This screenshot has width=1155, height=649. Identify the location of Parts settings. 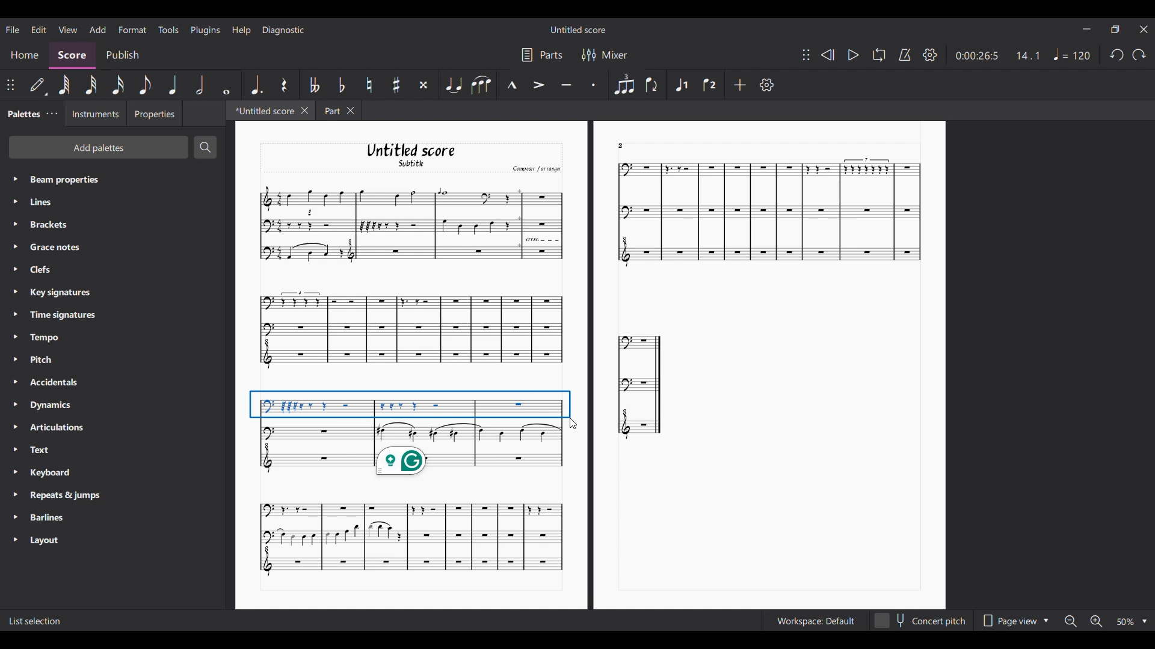
(543, 55).